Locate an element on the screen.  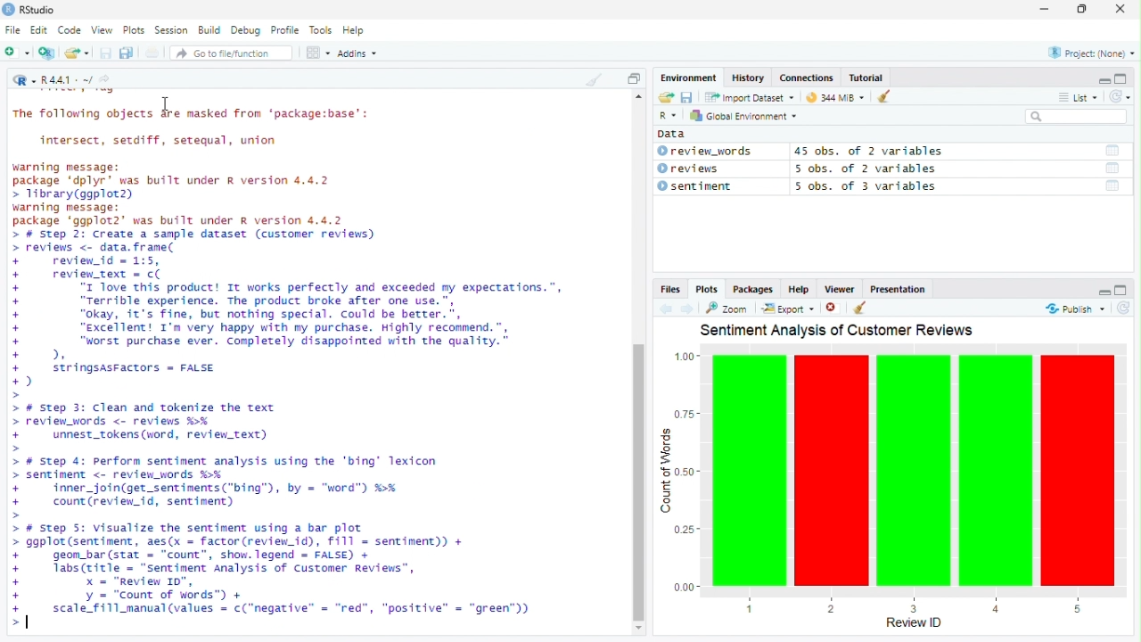
Date is located at coordinates (1112, 151).